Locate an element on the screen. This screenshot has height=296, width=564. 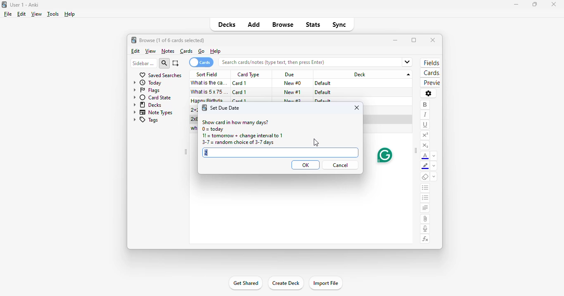
0 = today is located at coordinates (213, 129).